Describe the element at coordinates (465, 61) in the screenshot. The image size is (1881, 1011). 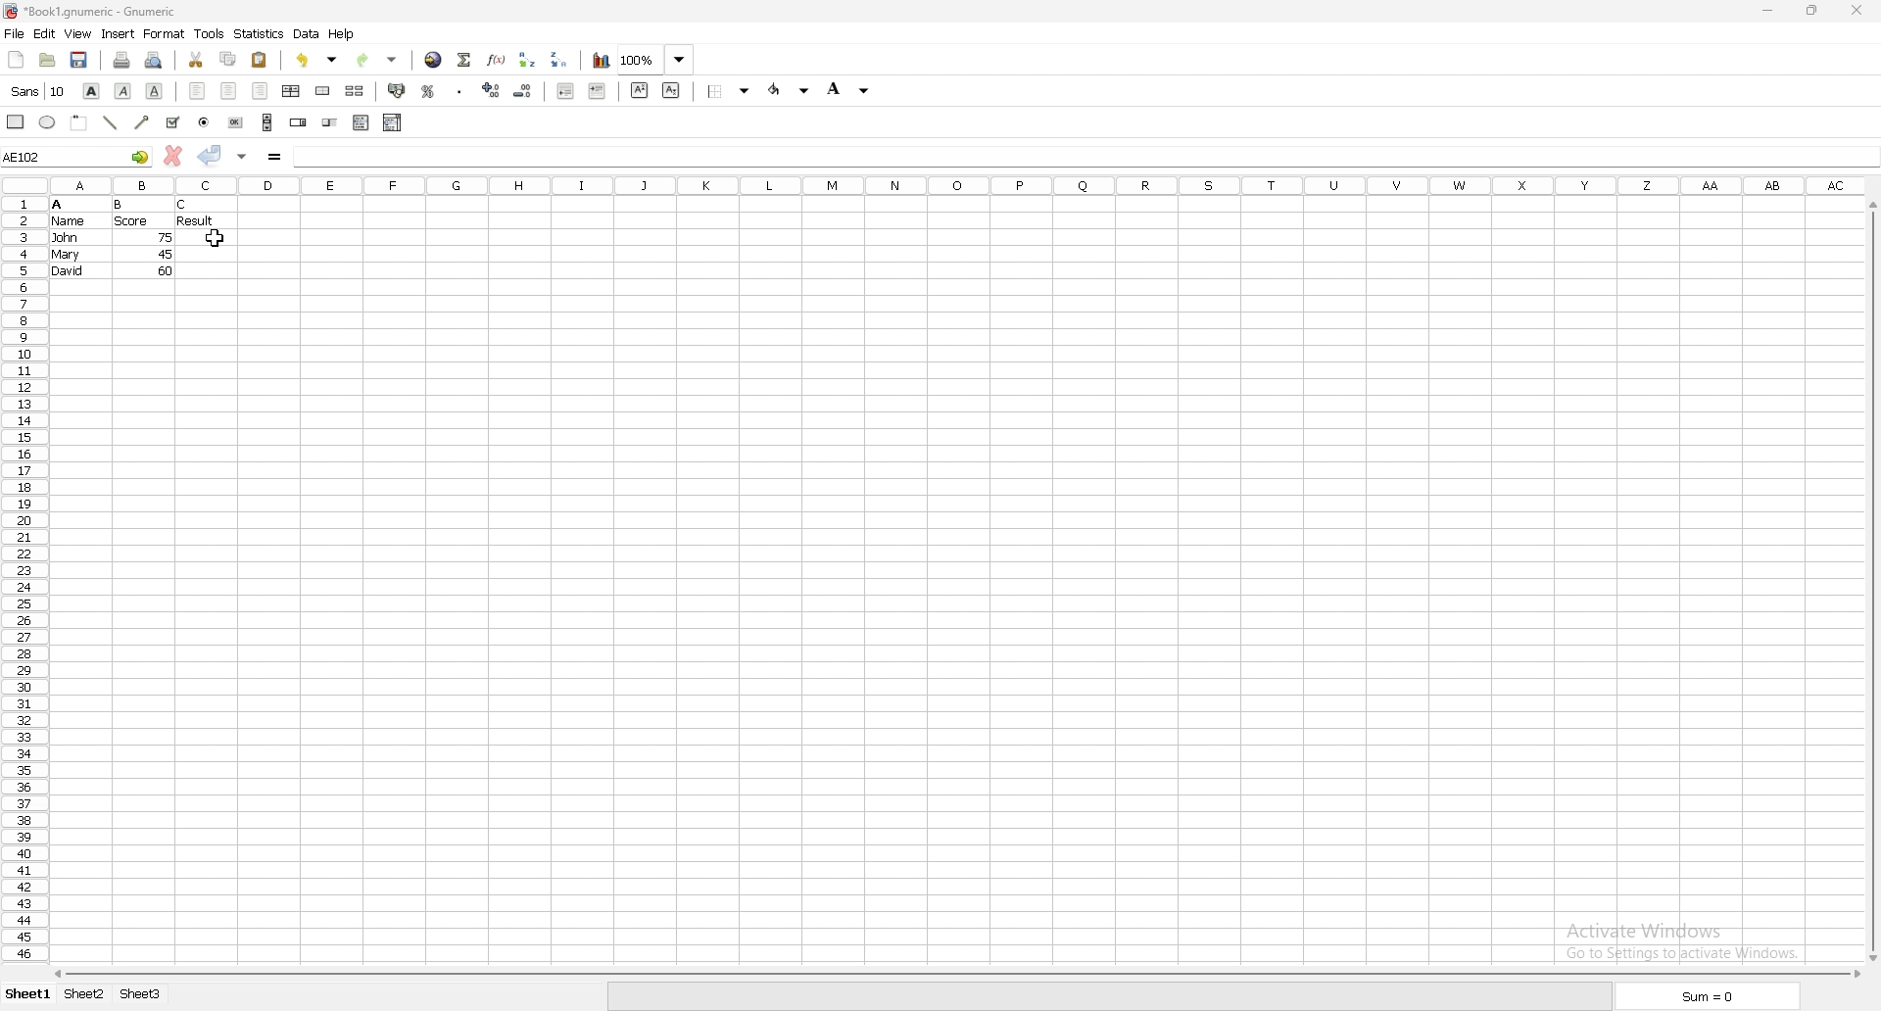
I see `summation` at that location.